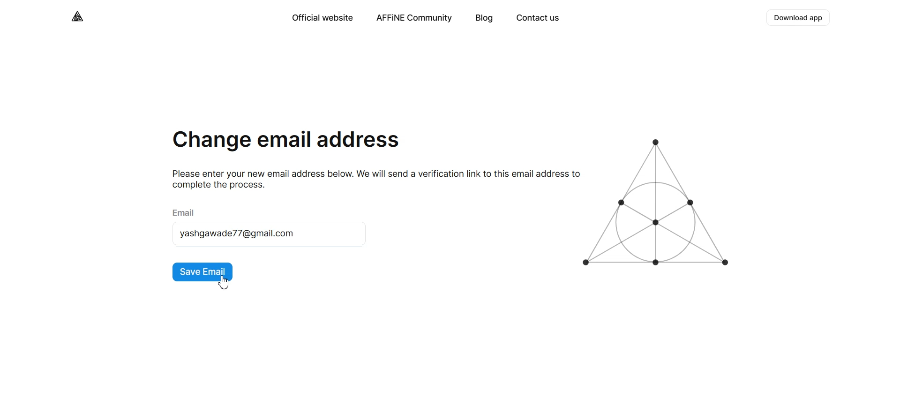 The image size is (900, 407). I want to click on Cursor, so click(224, 282).